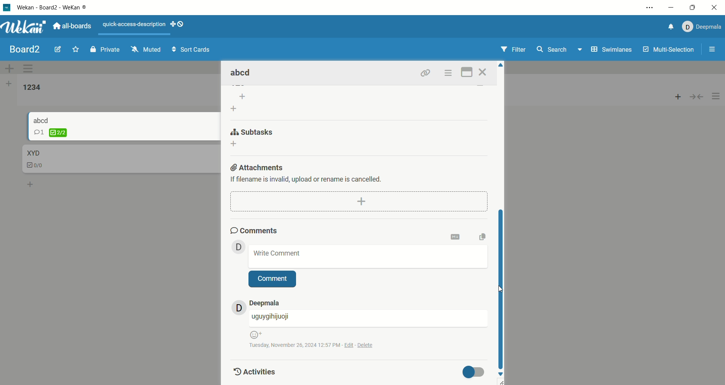  What do you see at coordinates (560, 50) in the screenshot?
I see `search` at bounding box center [560, 50].